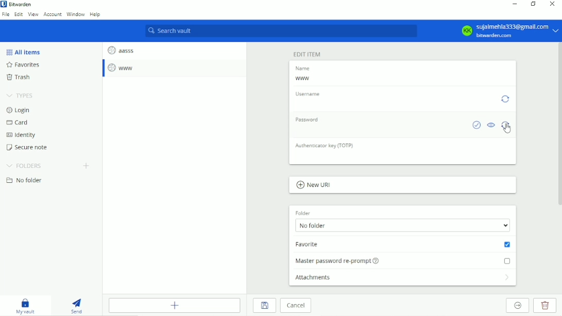  What do you see at coordinates (18, 110) in the screenshot?
I see `Login` at bounding box center [18, 110].